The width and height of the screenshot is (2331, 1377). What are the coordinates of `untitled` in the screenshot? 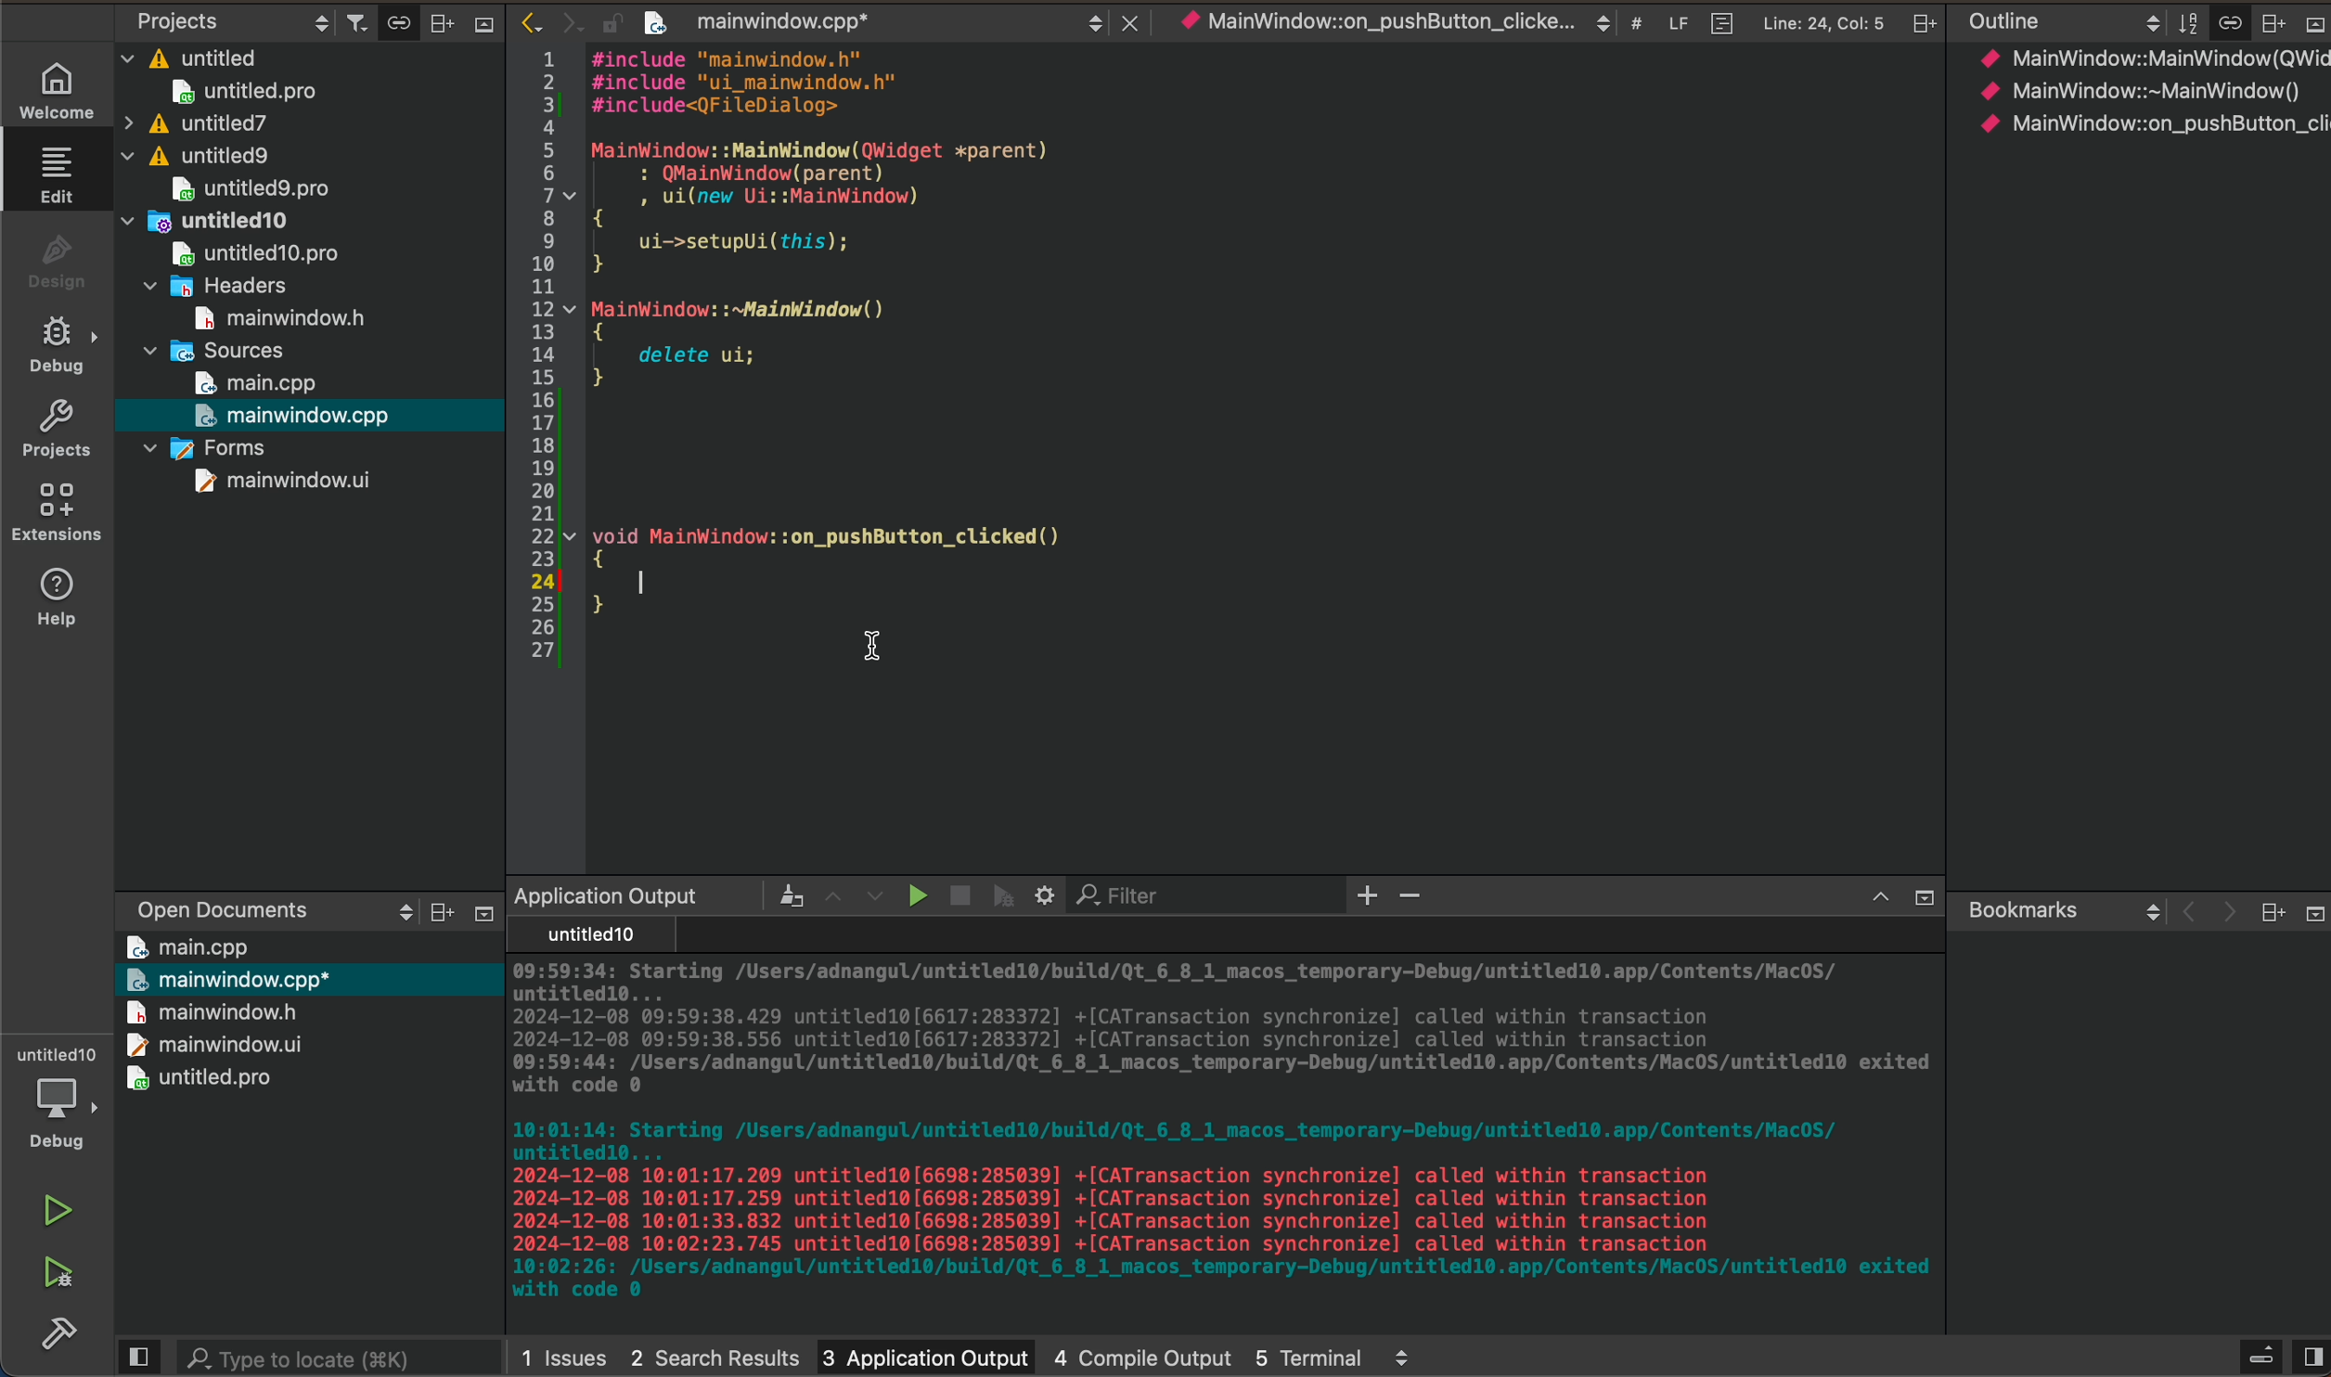 It's located at (192, 54).